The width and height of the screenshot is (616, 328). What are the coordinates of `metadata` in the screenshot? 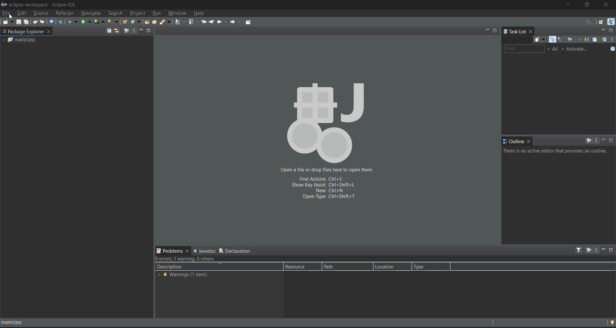 It's located at (192, 259).